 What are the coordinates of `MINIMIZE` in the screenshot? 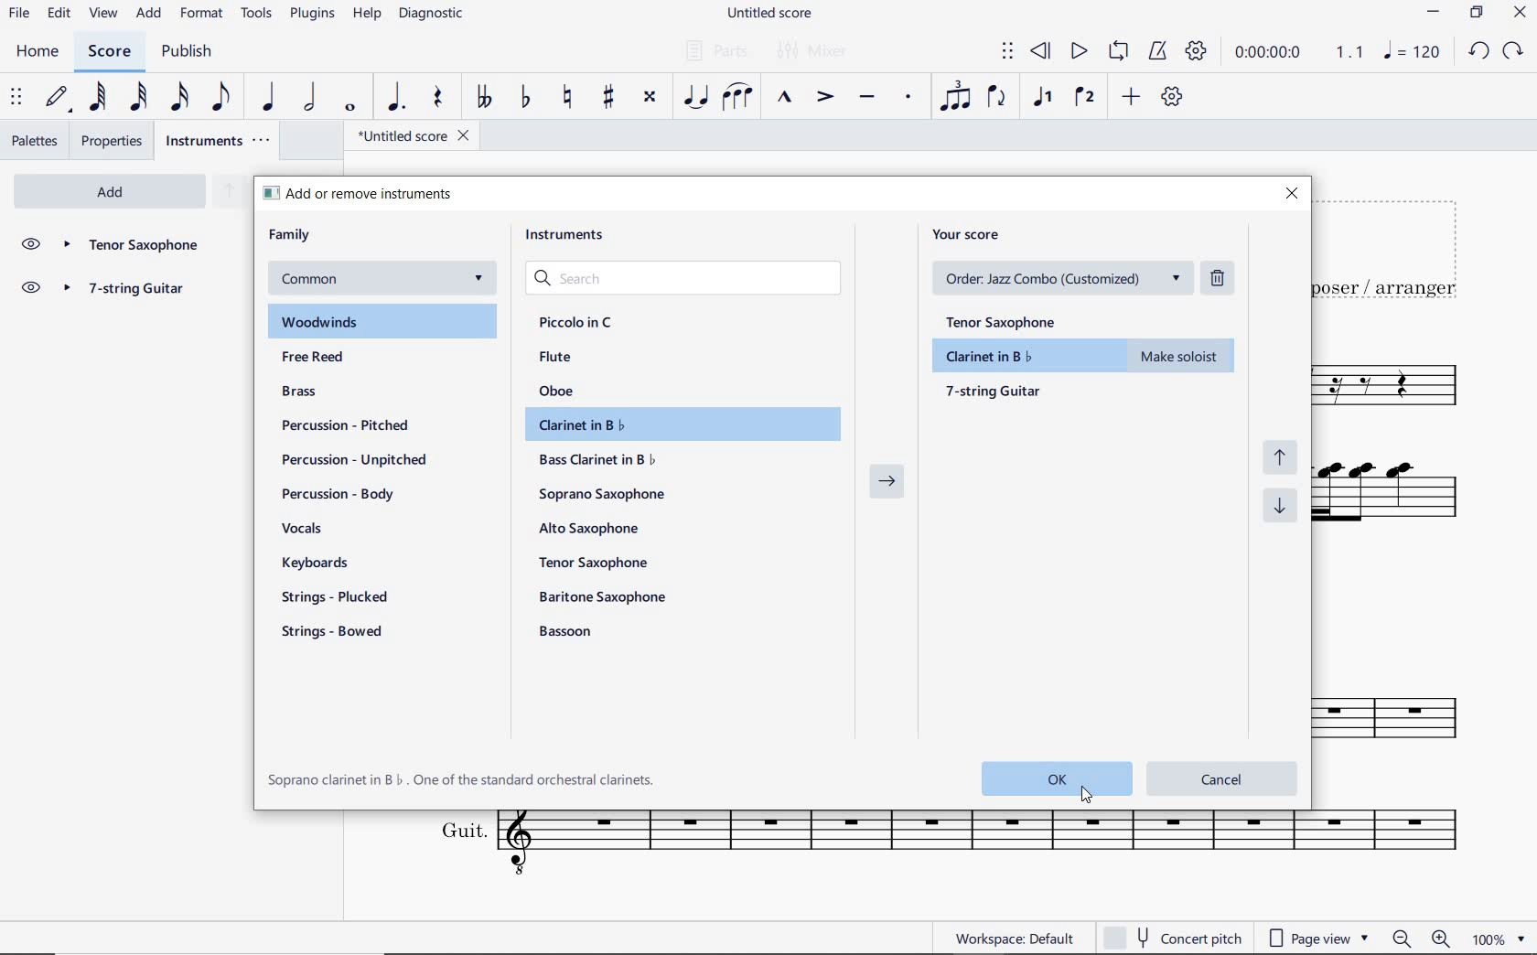 It's located at (1435, 14).